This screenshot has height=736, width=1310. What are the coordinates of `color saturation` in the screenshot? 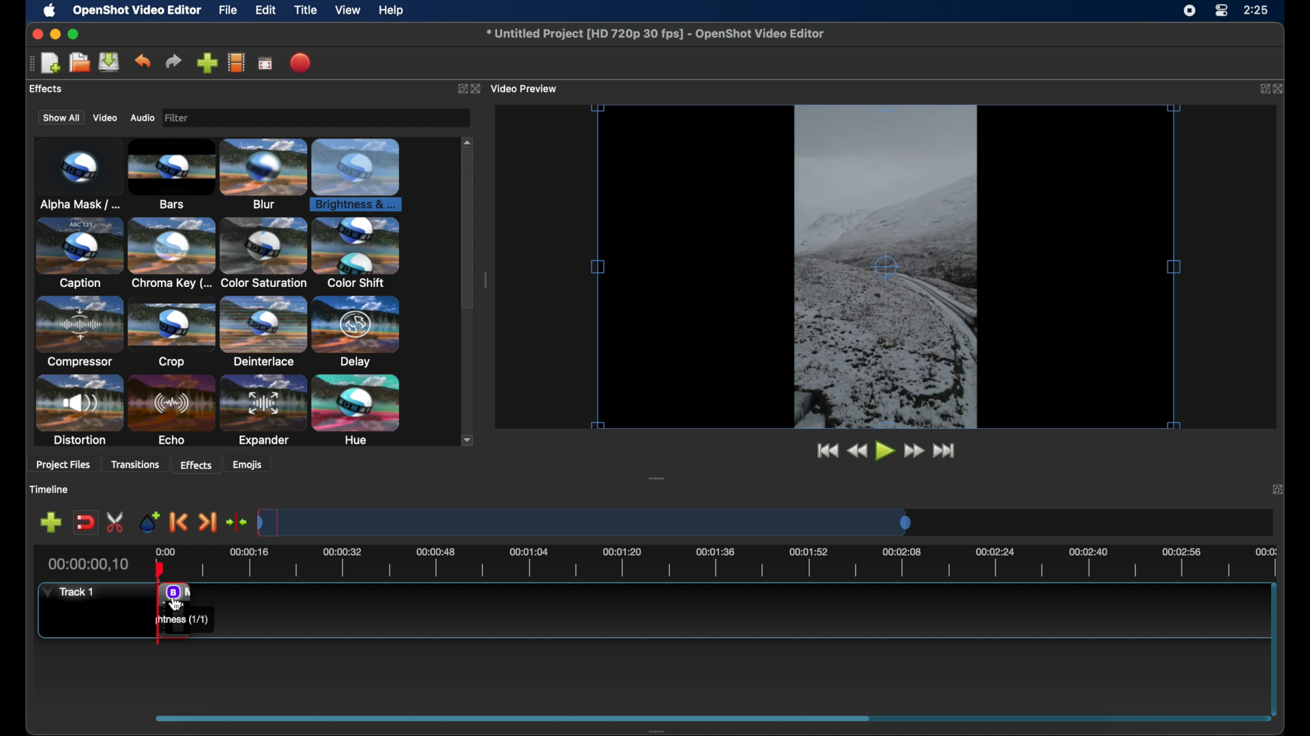 It's located at (263, 254).